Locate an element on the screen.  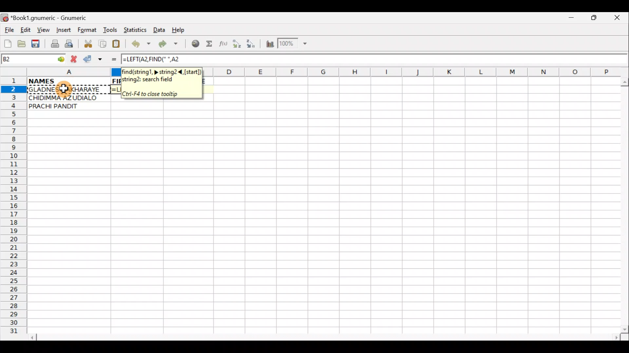
CHIDIMMA AZUDIALO is located at coordinates (67, 98).